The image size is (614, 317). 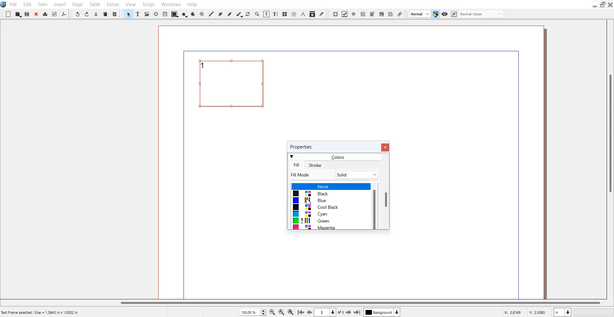 What do you see at coordinates (18, 14) in the screenshot?
I see `Open` at bounding box center [18, 14].